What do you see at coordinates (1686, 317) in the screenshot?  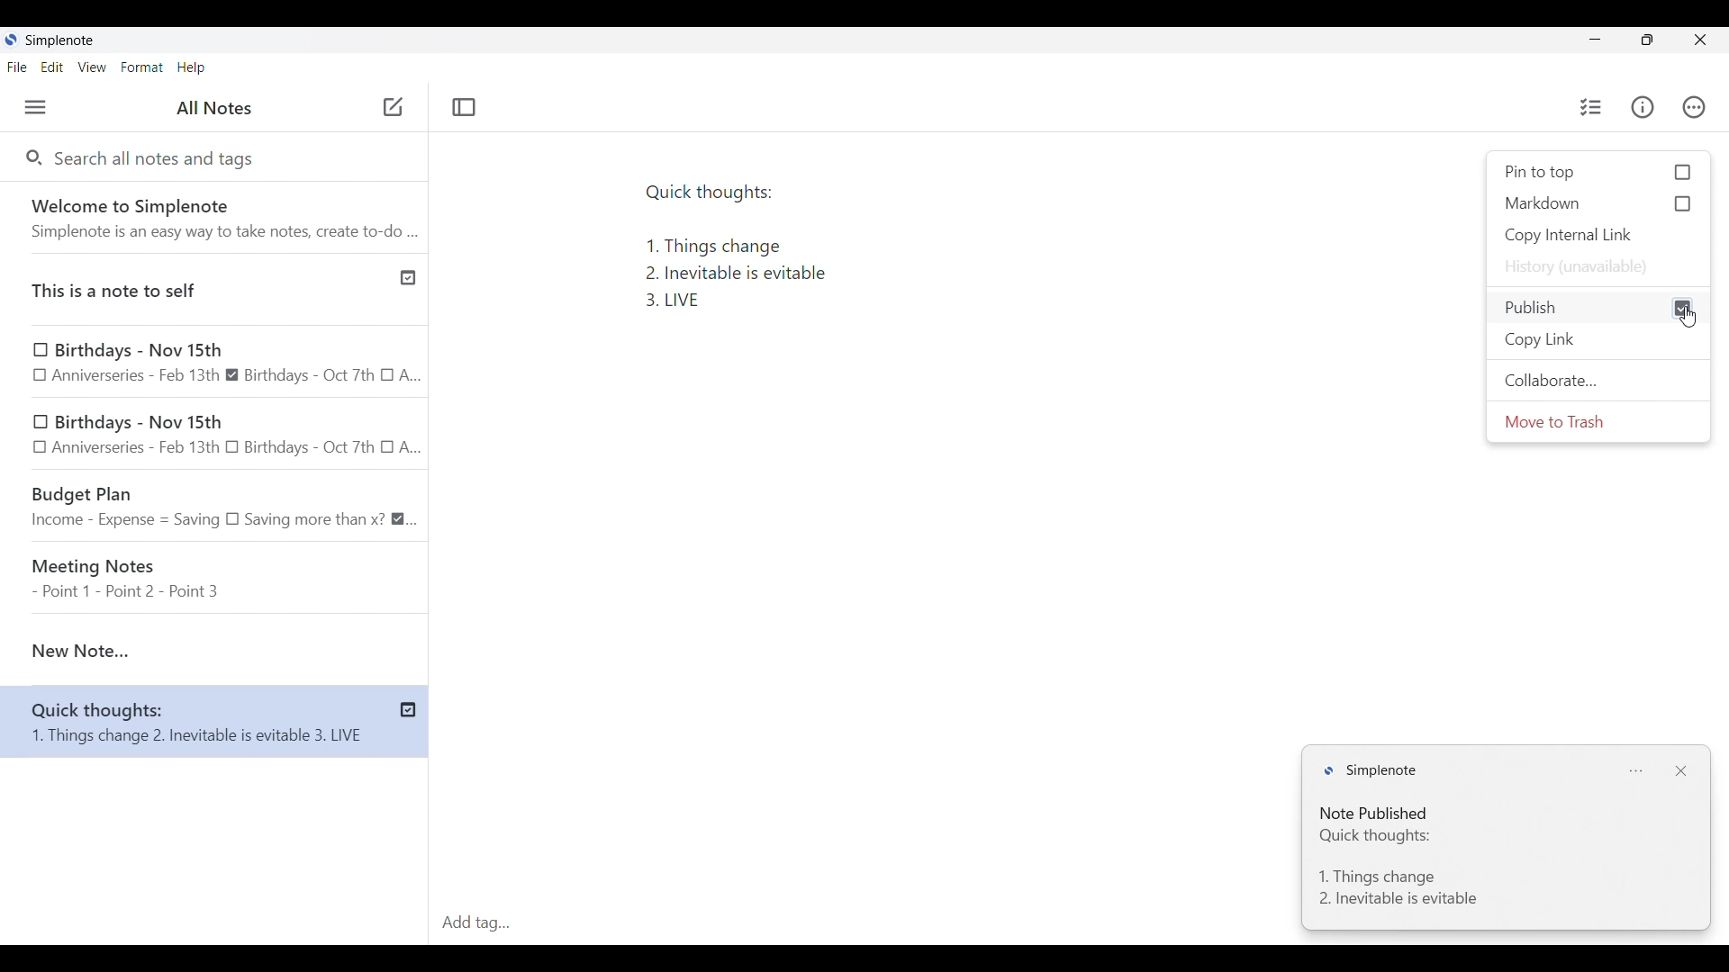 I see `Cursor` at bounding box center [1686, 317].